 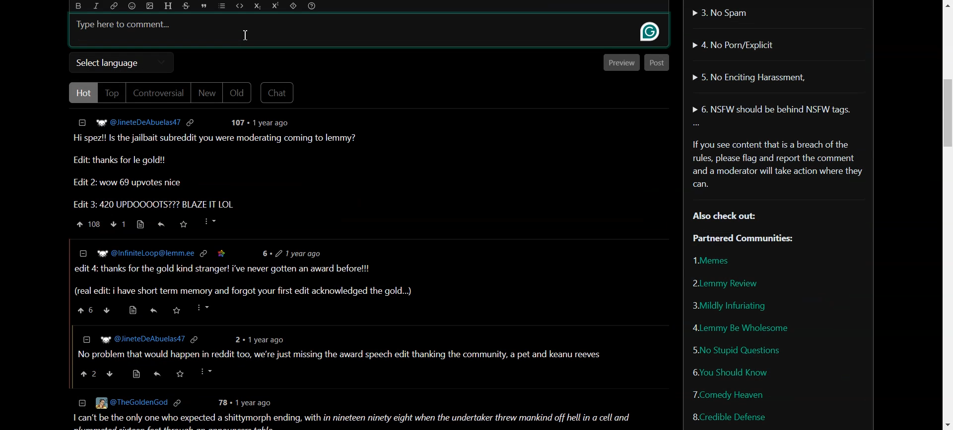 What do you see at coordinates (340, 31) in the screenshot?
I see `Typing Window` at bounding box center [340, 31].